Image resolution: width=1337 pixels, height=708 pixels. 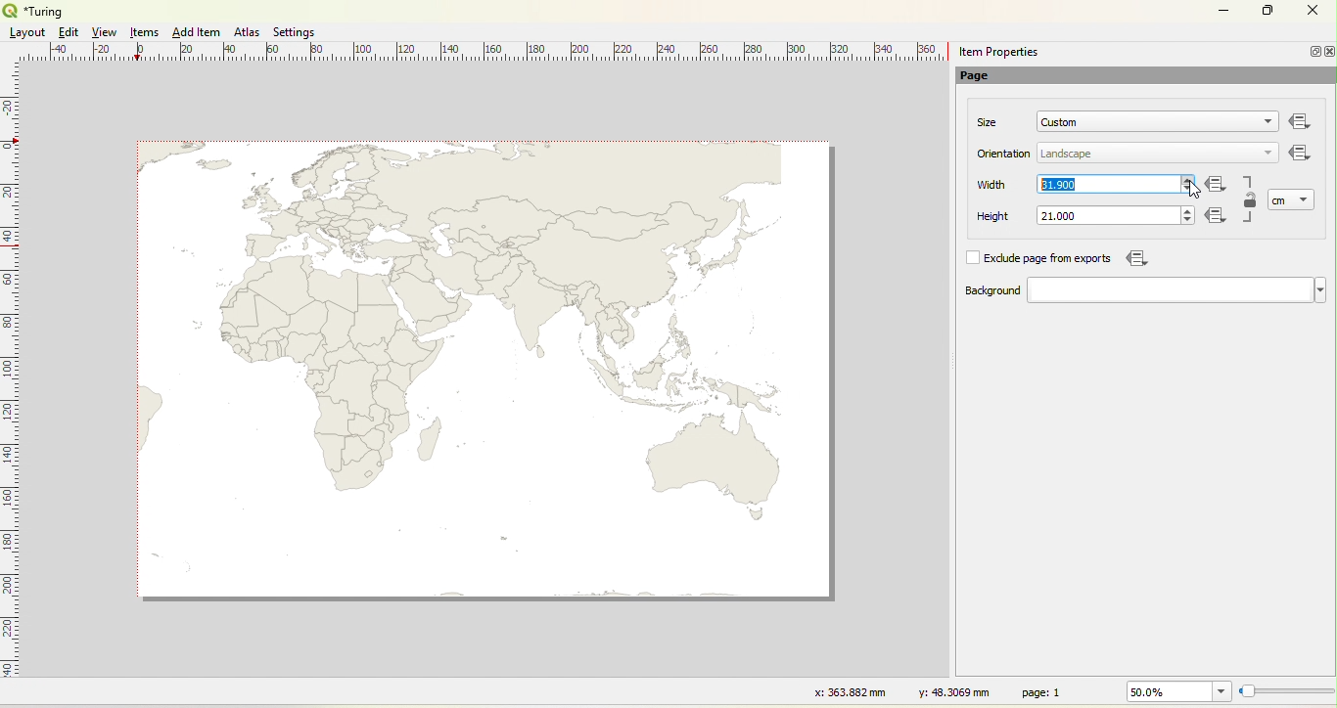 I want to click on Height, so click(x=981, y=217).